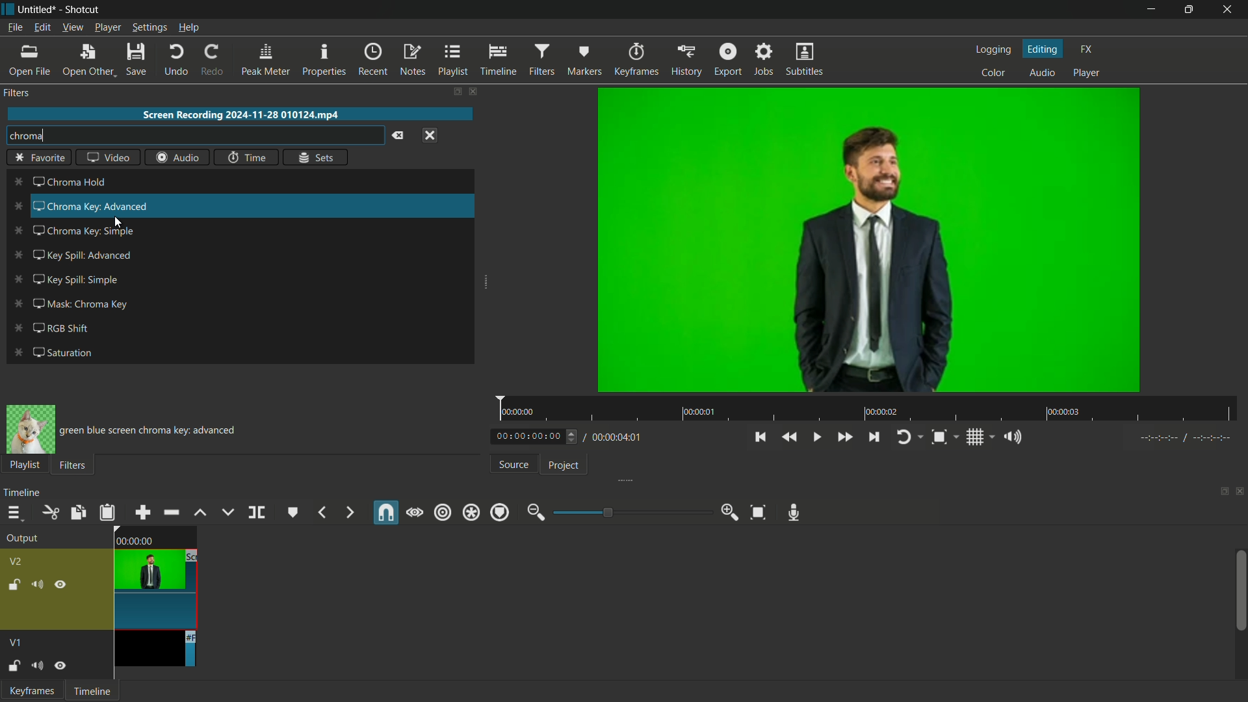 The height and width of the screenshot is (702, 1248). I want to click on copy, so click(77, 512).